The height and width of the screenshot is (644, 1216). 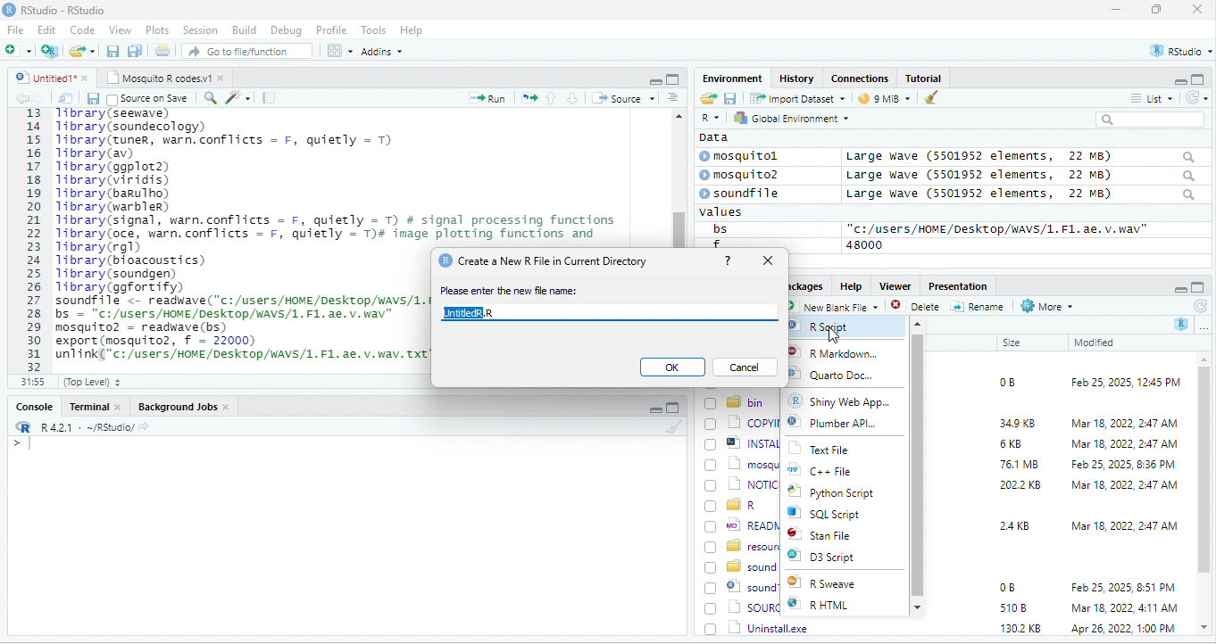 What do you see at coordinates (78, 429) in the screenshot?
I see `RR R421 - ~/RStudio/` at bounding box center [78, 429].